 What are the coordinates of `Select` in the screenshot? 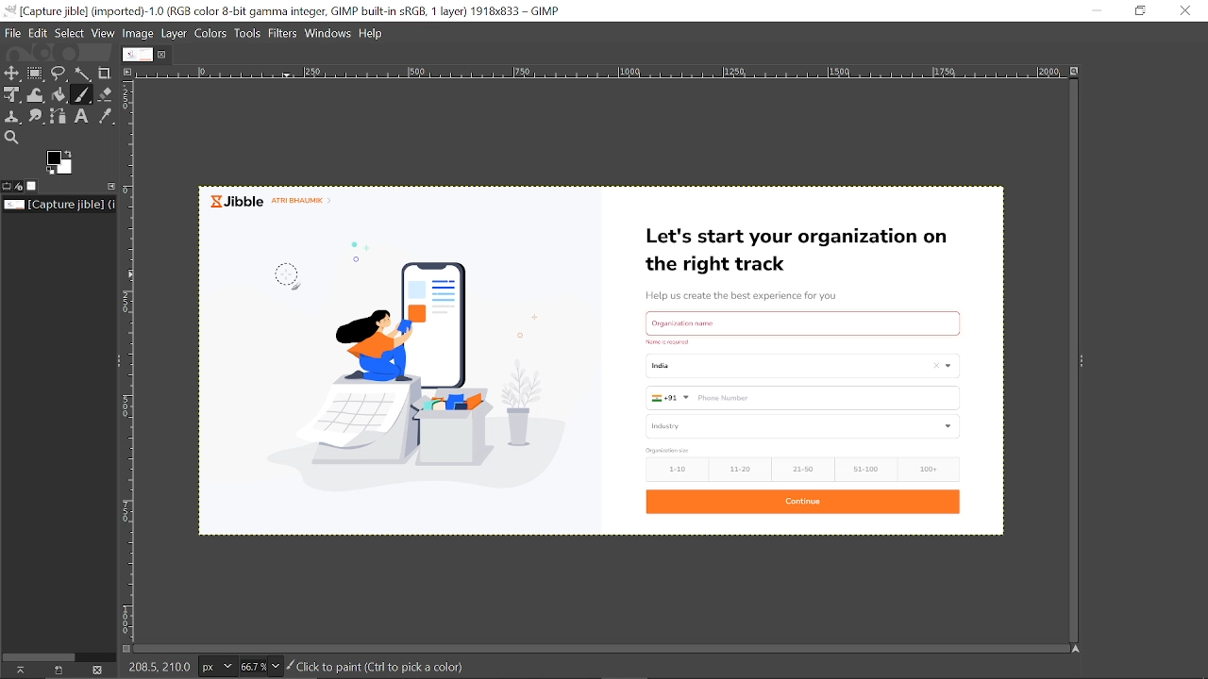 It's located at (70, 34).